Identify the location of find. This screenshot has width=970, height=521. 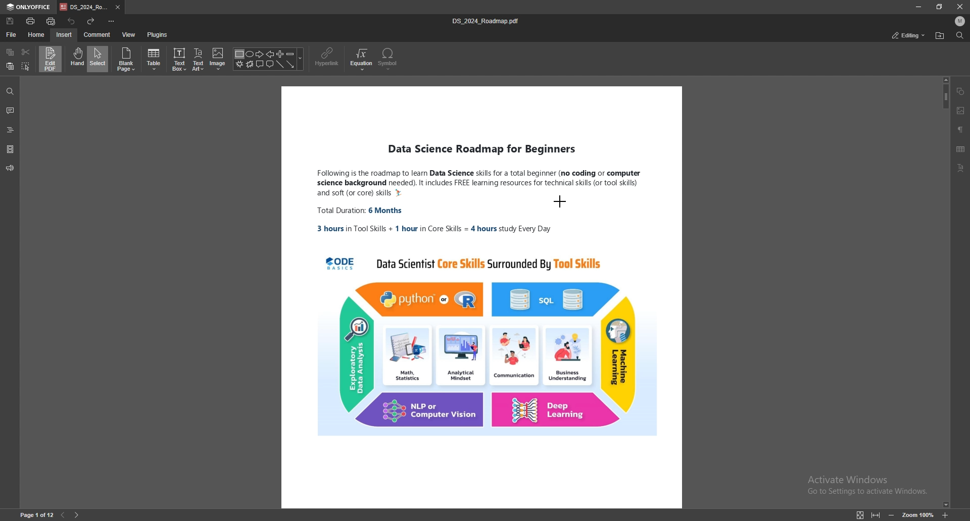
(10, 91).